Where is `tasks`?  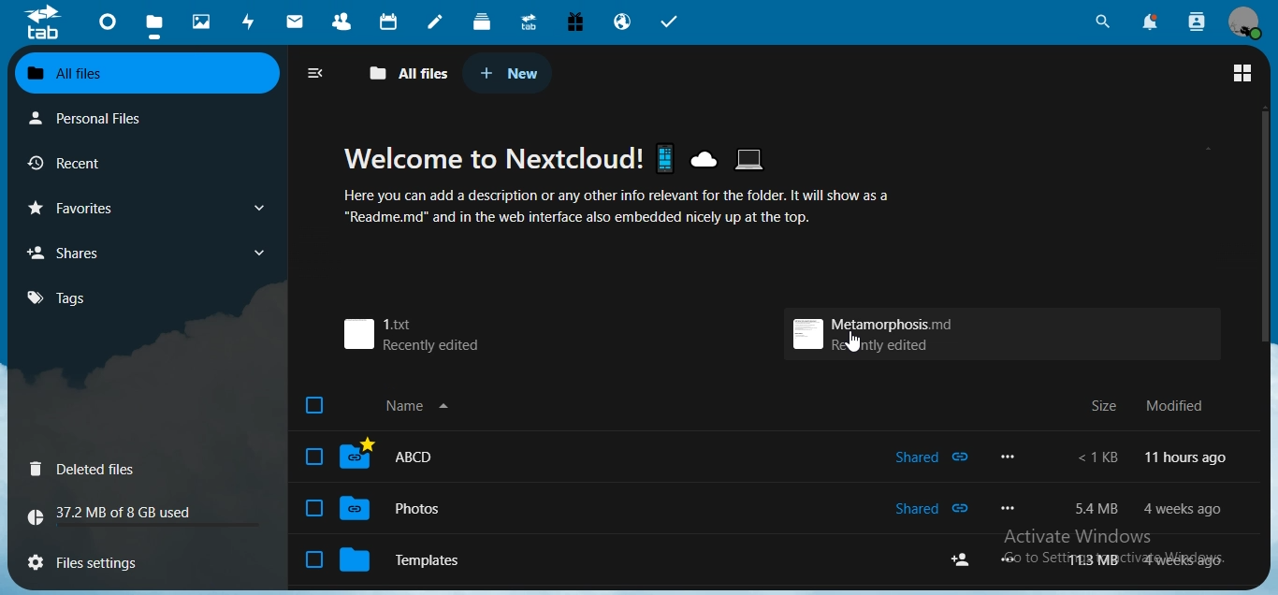
tasks is located at coordinates (673, 23).